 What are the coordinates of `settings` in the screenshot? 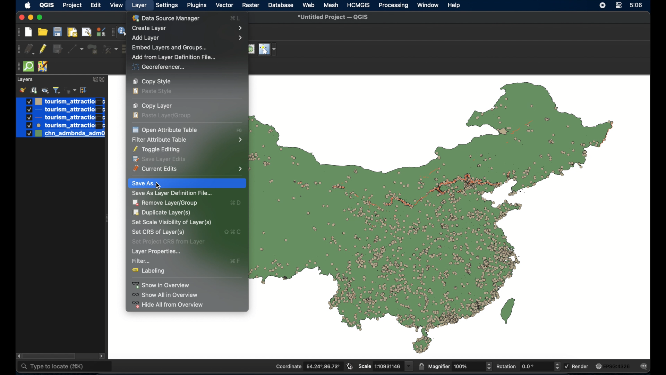 It's located at (166, 6).